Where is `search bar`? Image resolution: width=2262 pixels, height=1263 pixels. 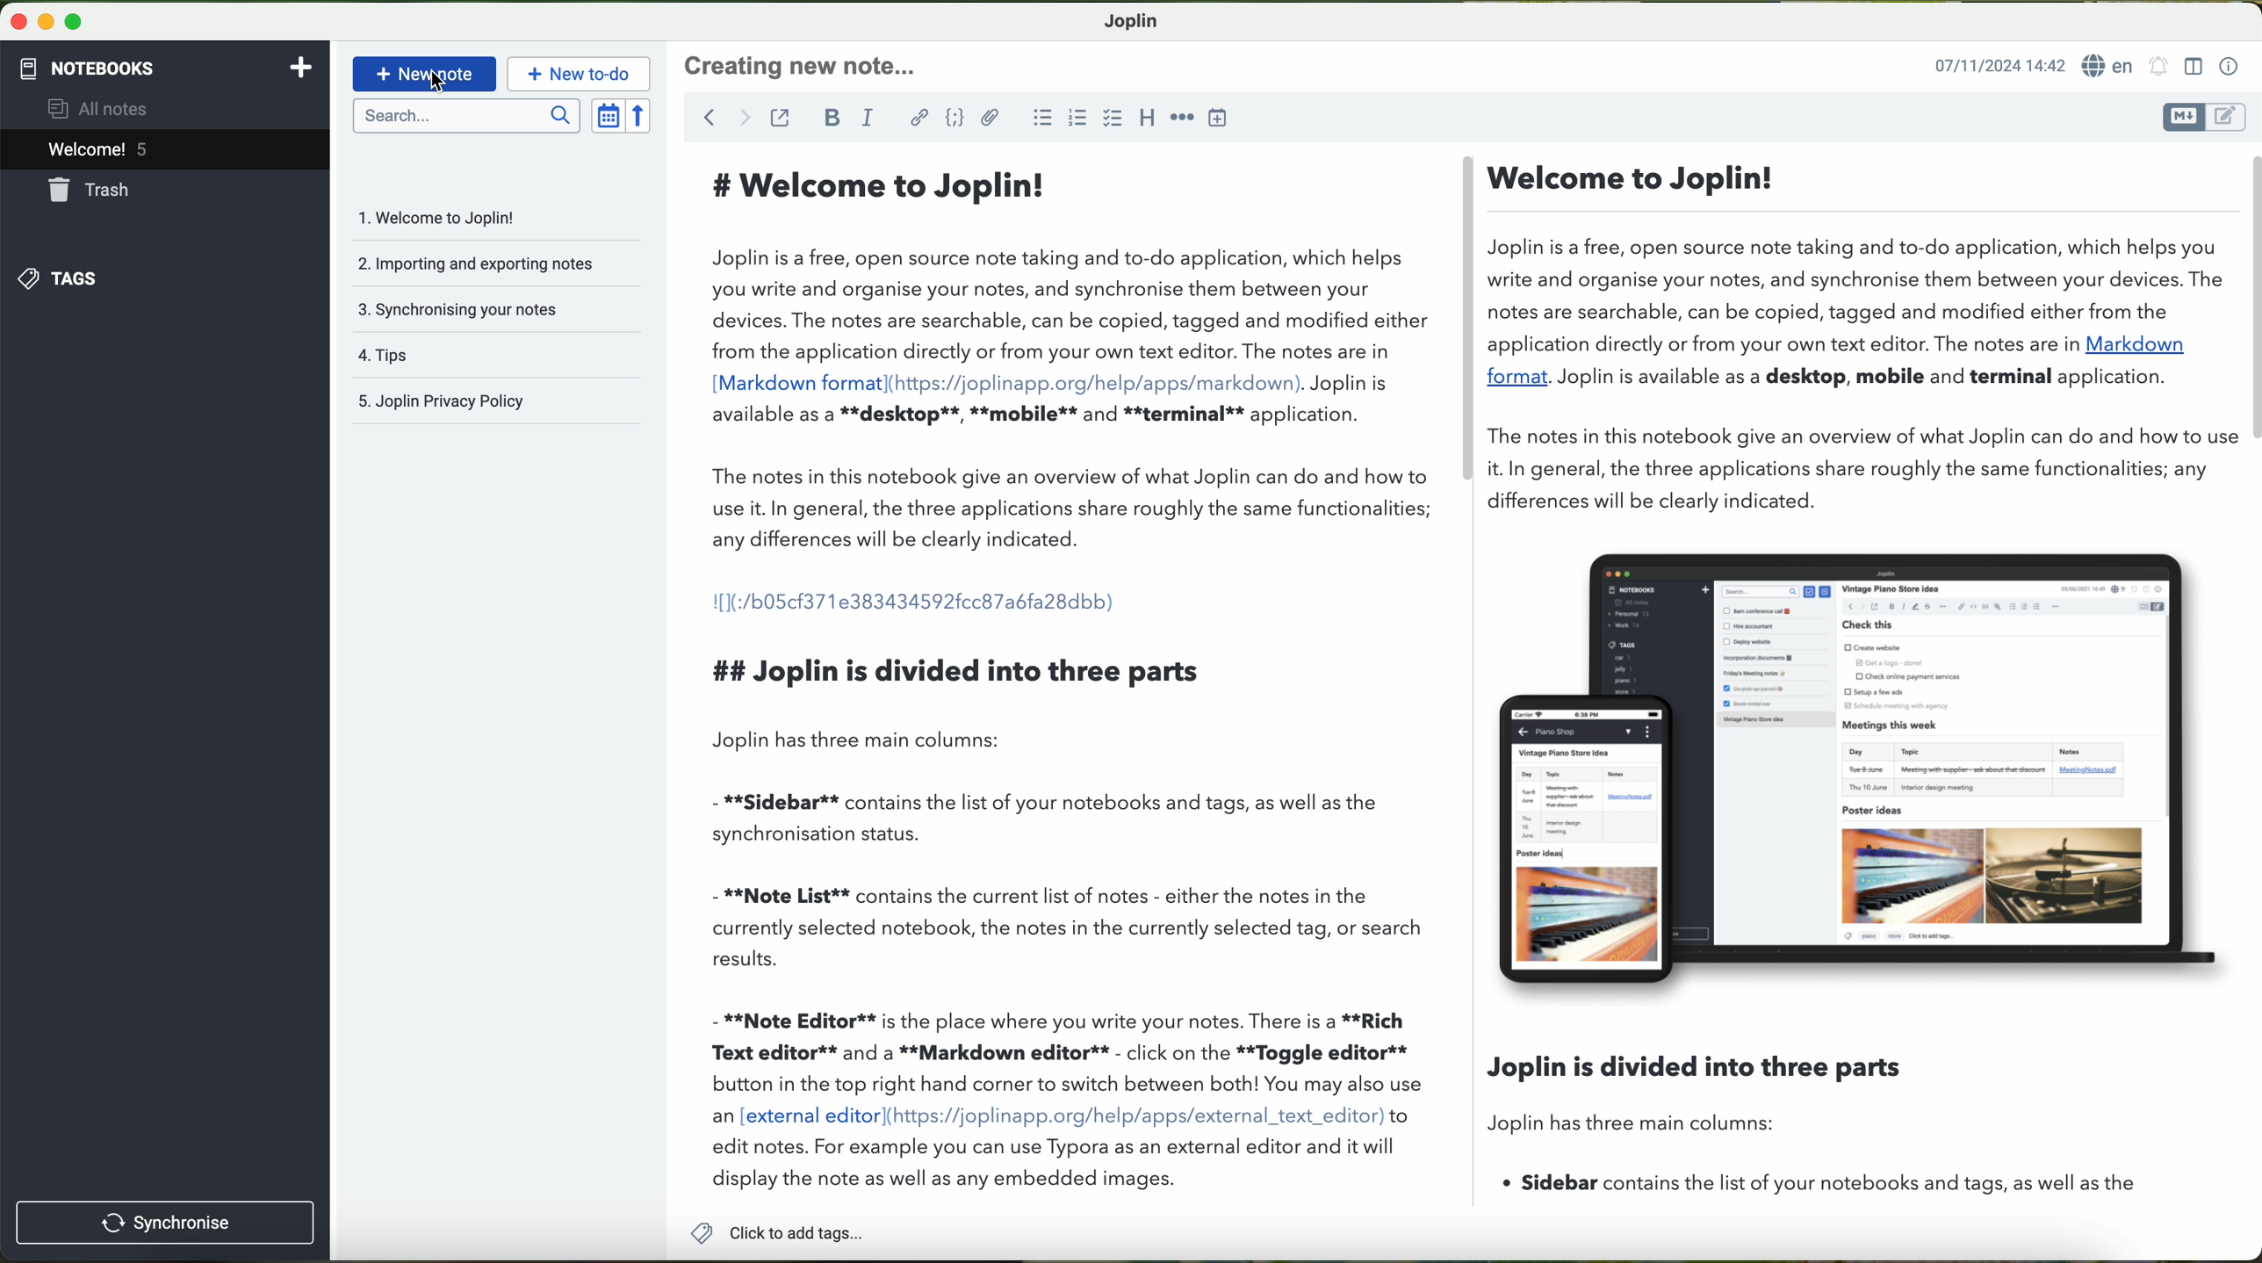
search bar is located at coordinates (464, 114).